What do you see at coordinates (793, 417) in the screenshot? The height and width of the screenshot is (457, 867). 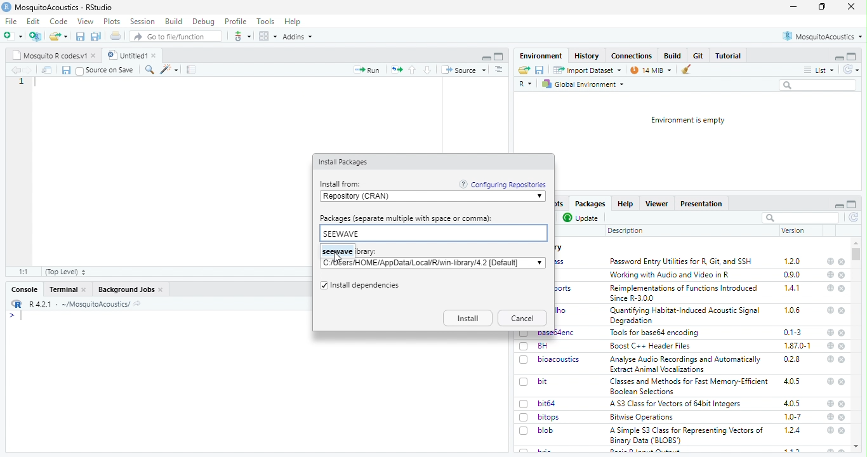 I see `10-7` at bounding box center [793, 417].